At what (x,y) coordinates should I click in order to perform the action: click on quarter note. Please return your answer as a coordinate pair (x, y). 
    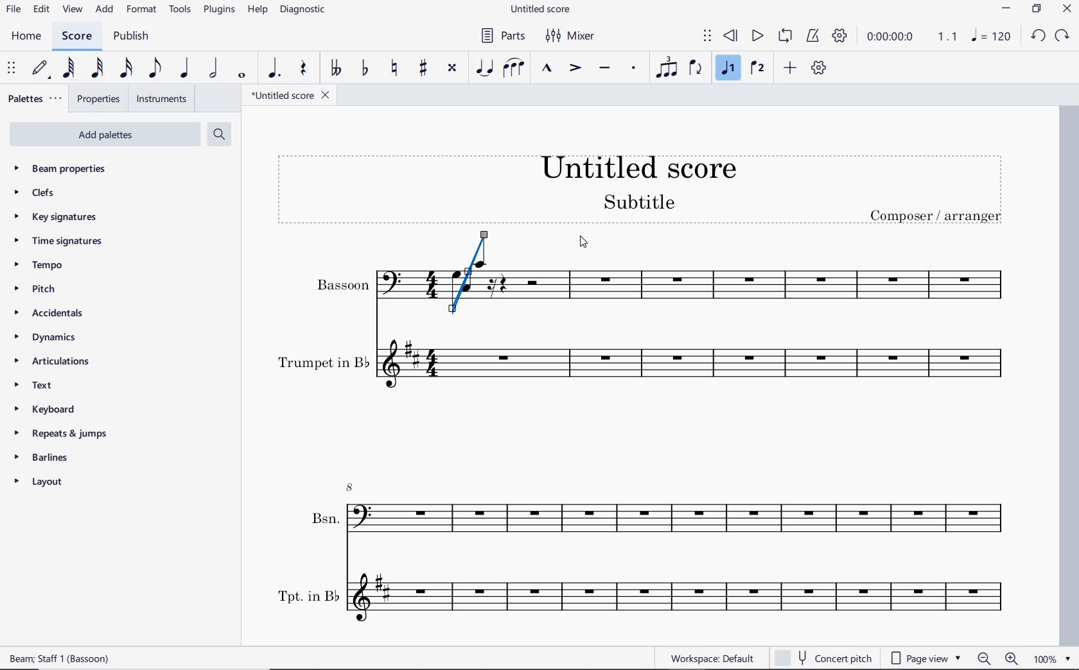
    Looking at the image, I should click on (185, 69).